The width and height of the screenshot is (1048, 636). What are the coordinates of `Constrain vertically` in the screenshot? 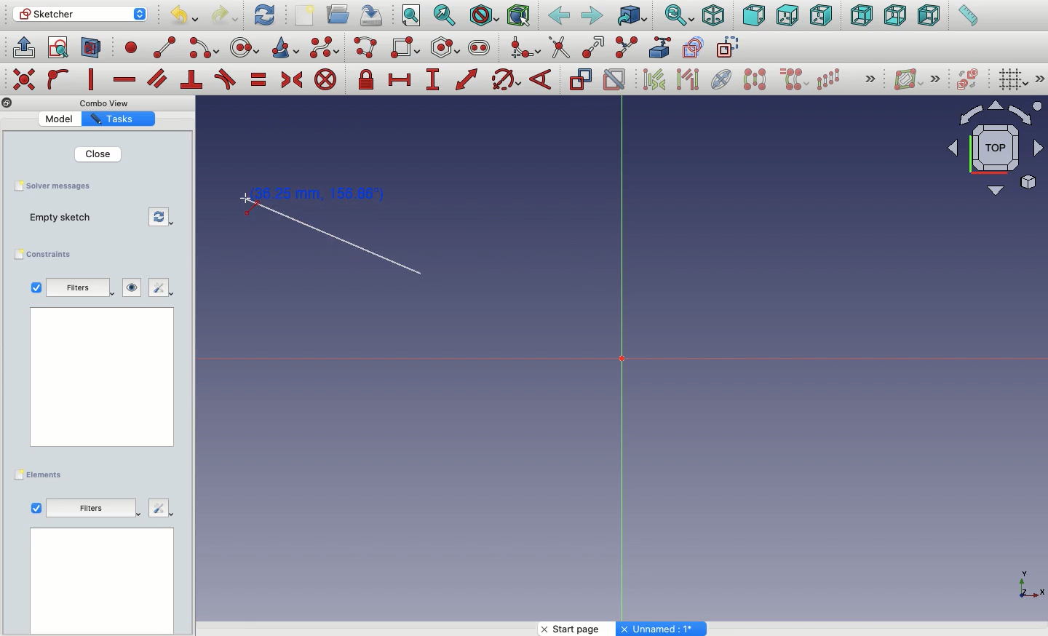 It's located at (93, 79).